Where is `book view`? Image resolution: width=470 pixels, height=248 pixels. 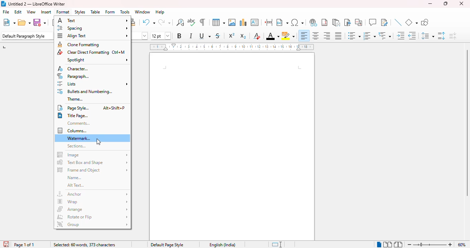
book view is located at coordinates (398, 245).